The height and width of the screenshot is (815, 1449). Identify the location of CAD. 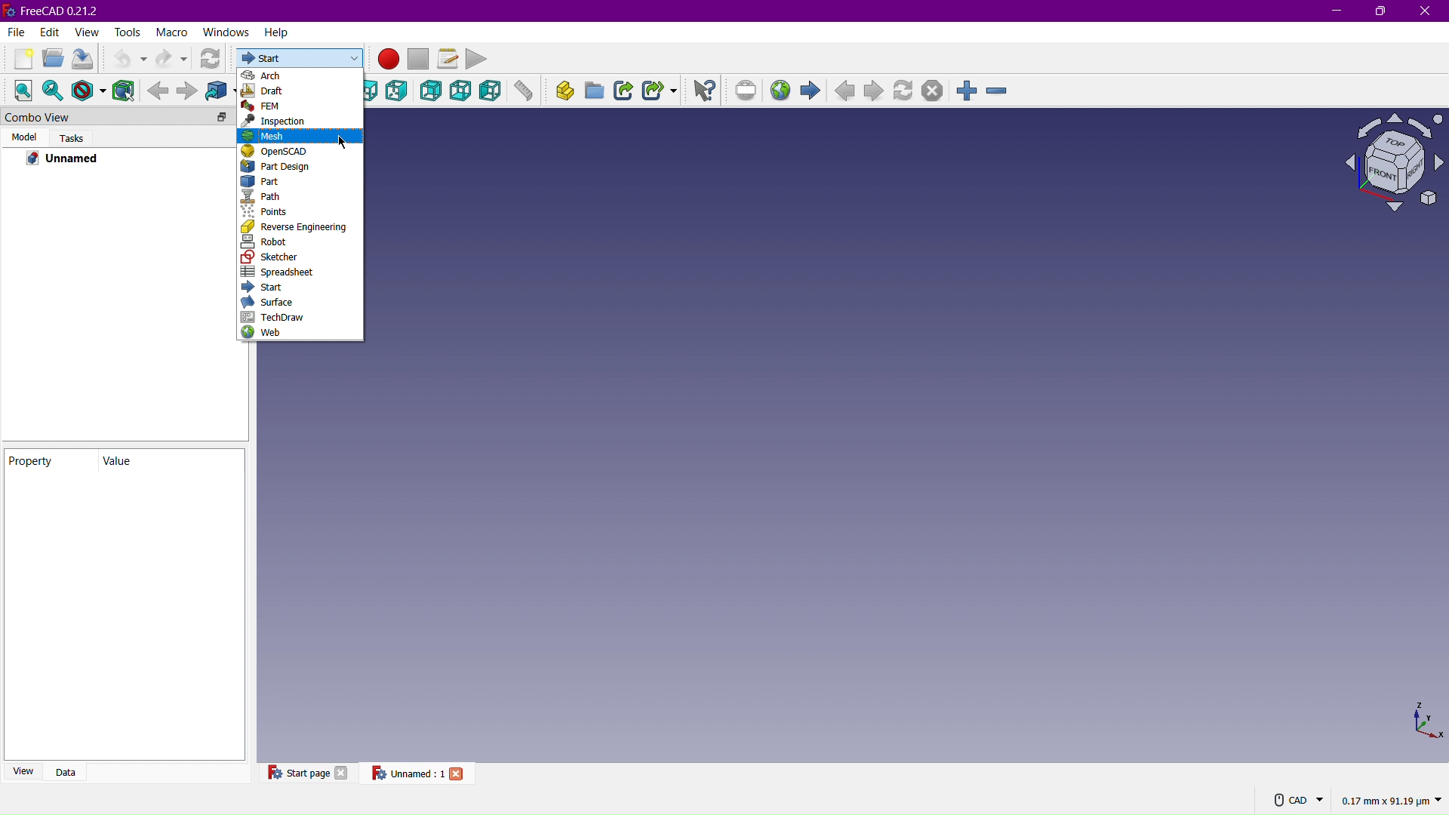
(1299, 799).